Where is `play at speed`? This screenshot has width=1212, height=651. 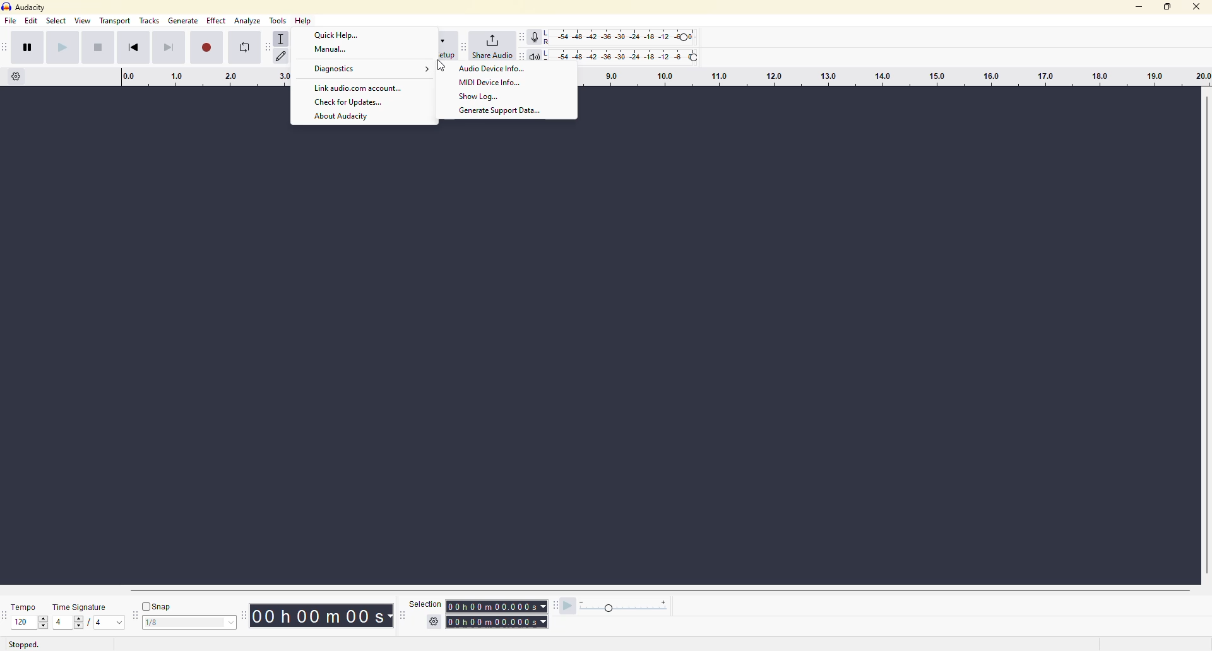
play at speed is located at coordinates (566, 609).